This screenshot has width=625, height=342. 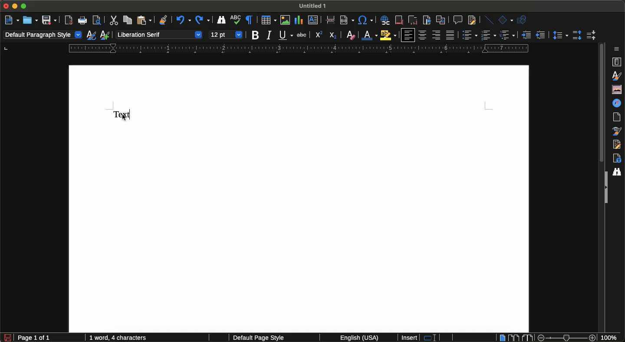 What do you see at coordinates (385, 21) in the screenshot?
I see `Insert hyperlink` at bounding box center [385, 21].